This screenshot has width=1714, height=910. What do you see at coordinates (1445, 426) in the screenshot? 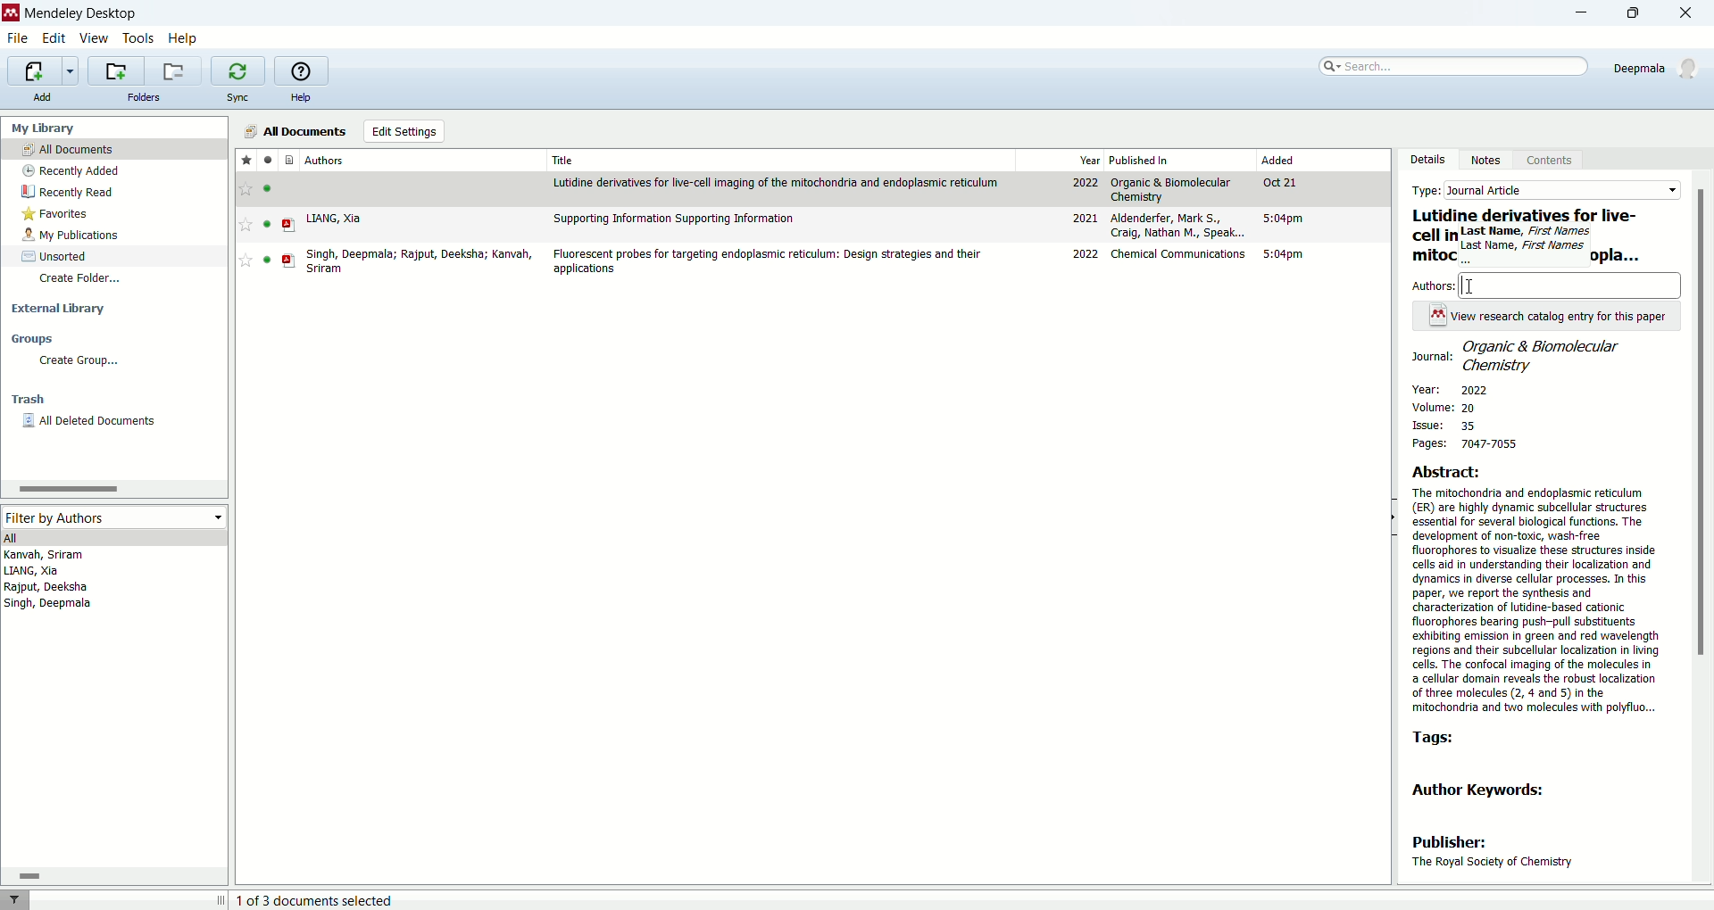
I see `issue: 35` at bounding box center [1445, 426].